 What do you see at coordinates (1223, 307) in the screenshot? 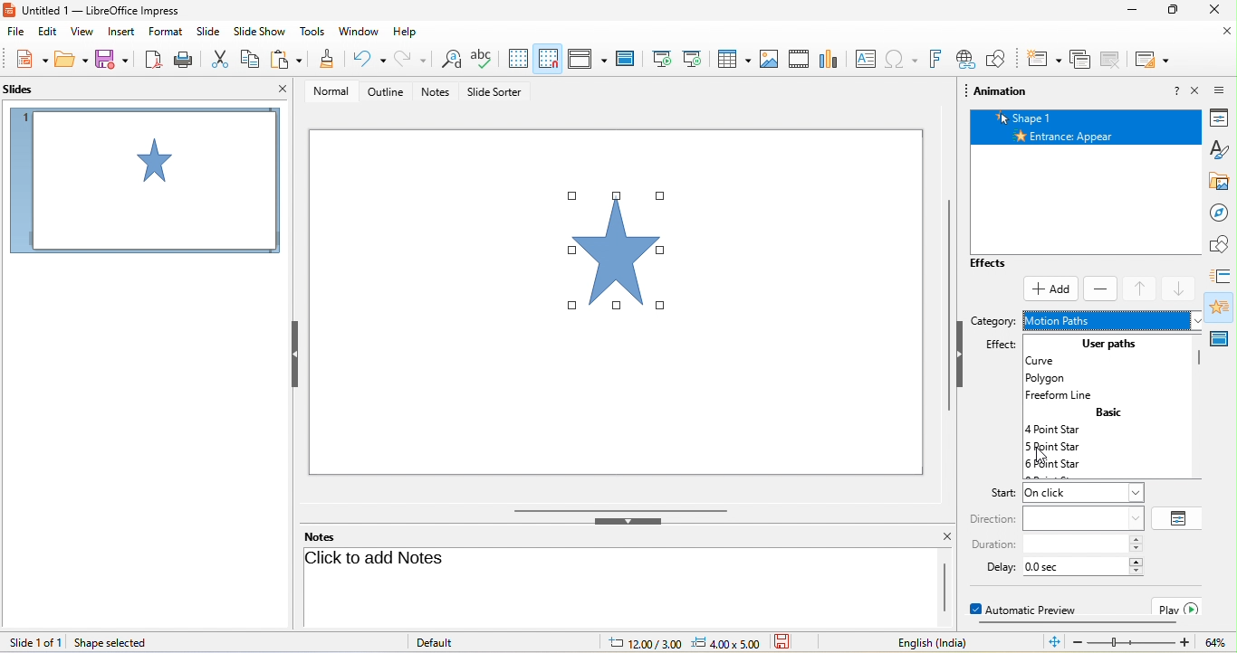
I see `animation` at bounding box center [1223, 307].